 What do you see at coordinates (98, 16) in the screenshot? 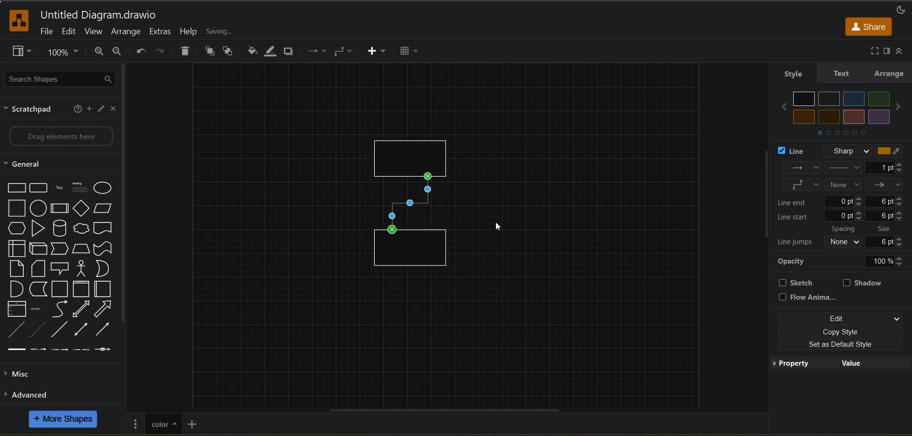
I see `file name and app title` at bounding box center [98, 16].